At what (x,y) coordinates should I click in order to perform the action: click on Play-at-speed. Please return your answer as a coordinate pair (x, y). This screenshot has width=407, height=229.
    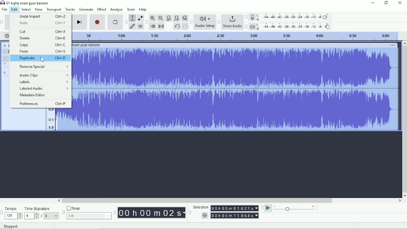
    Looking at the image, I should click on (268, 208).